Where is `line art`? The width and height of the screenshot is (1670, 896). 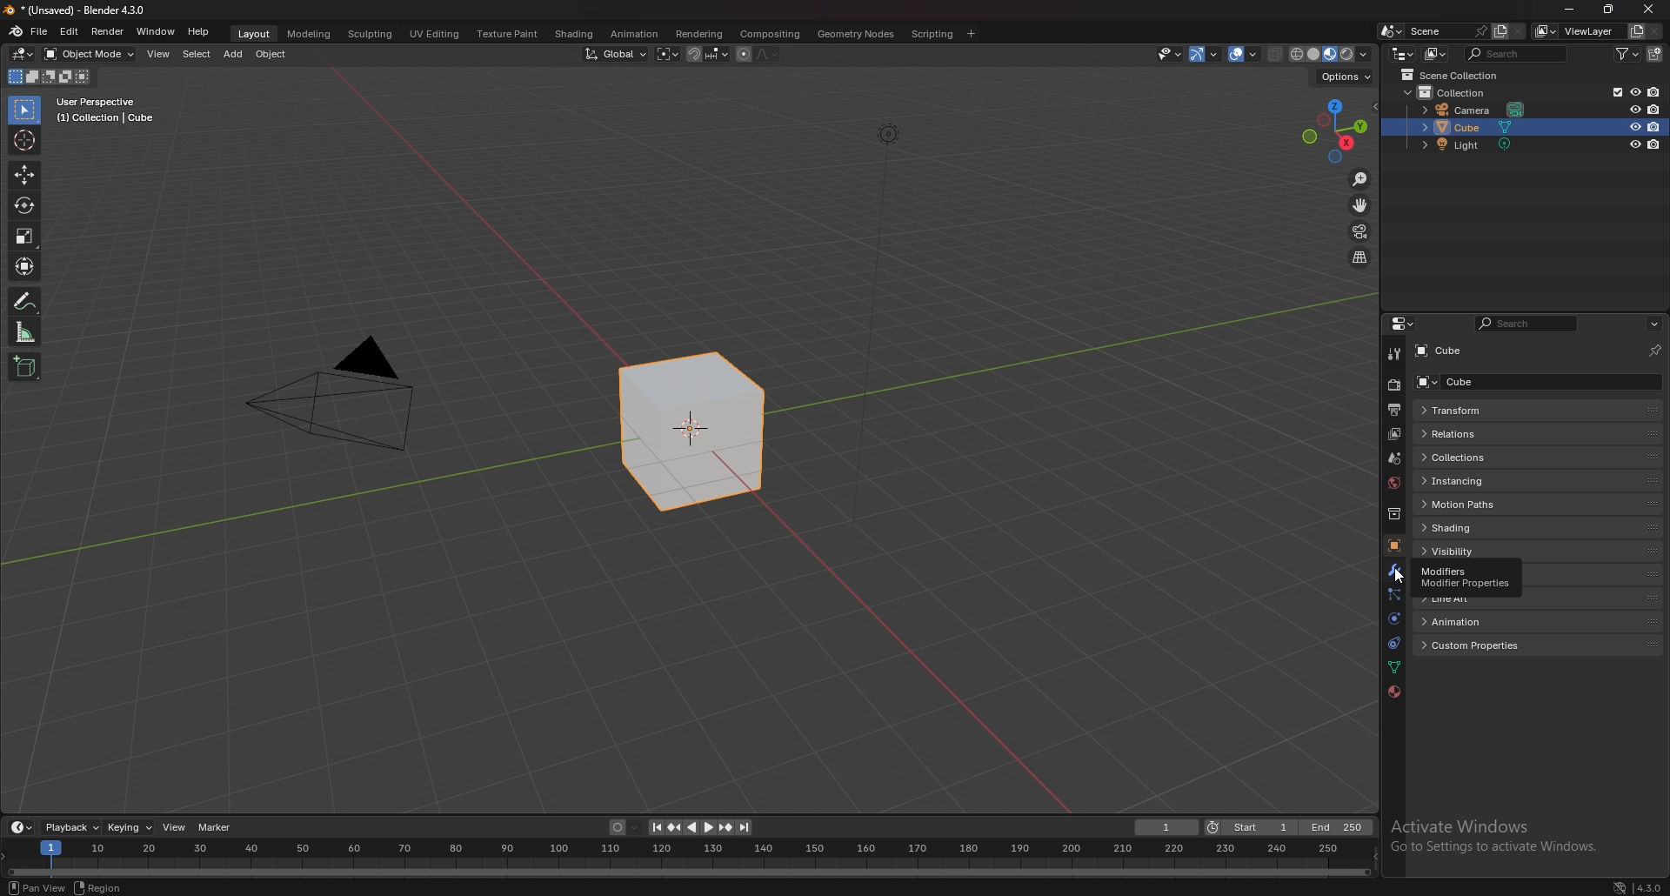
line art is located at coordinates (1494, 599).